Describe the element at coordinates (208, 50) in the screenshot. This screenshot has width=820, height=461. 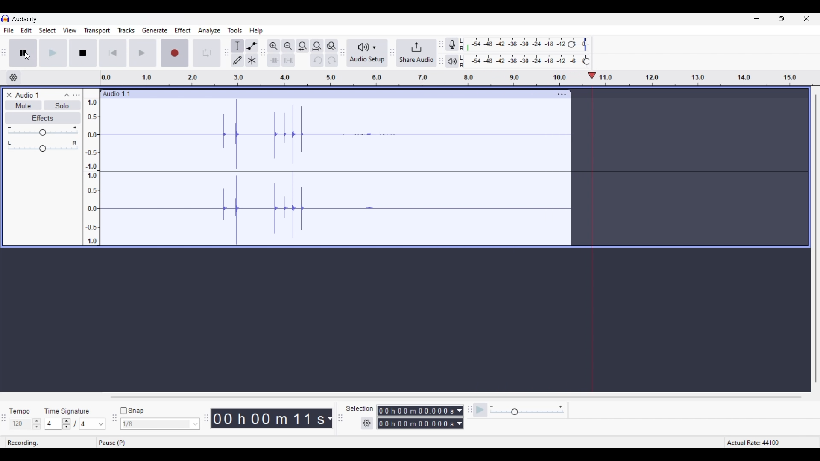
I see `Enable looping` at that location.